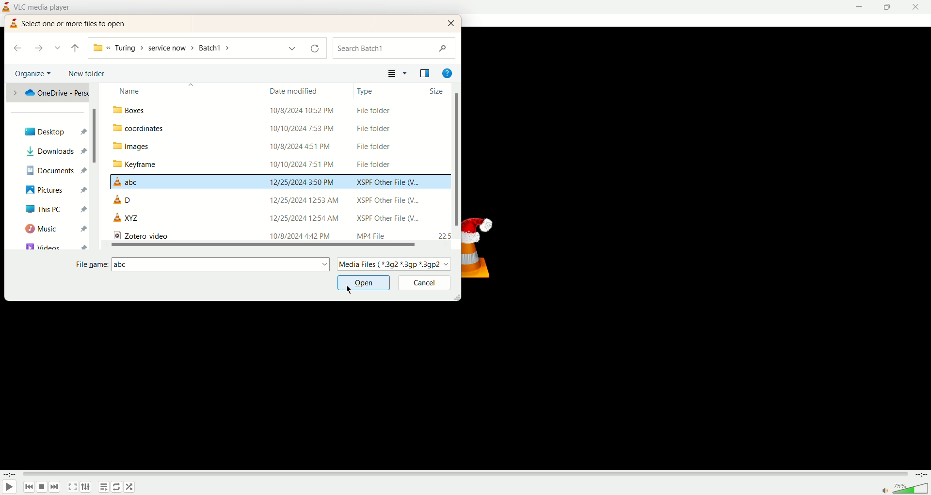 Image resolution: width=931 pixels, height=495 pixels. I want to click on documents, so click(54, 170).